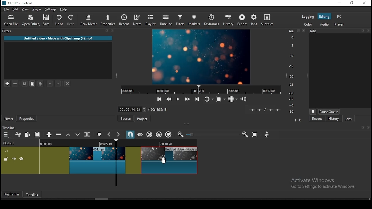 The width and height of the screenshot is (372, 209). I want to click on paste filter, so click(32, 83).